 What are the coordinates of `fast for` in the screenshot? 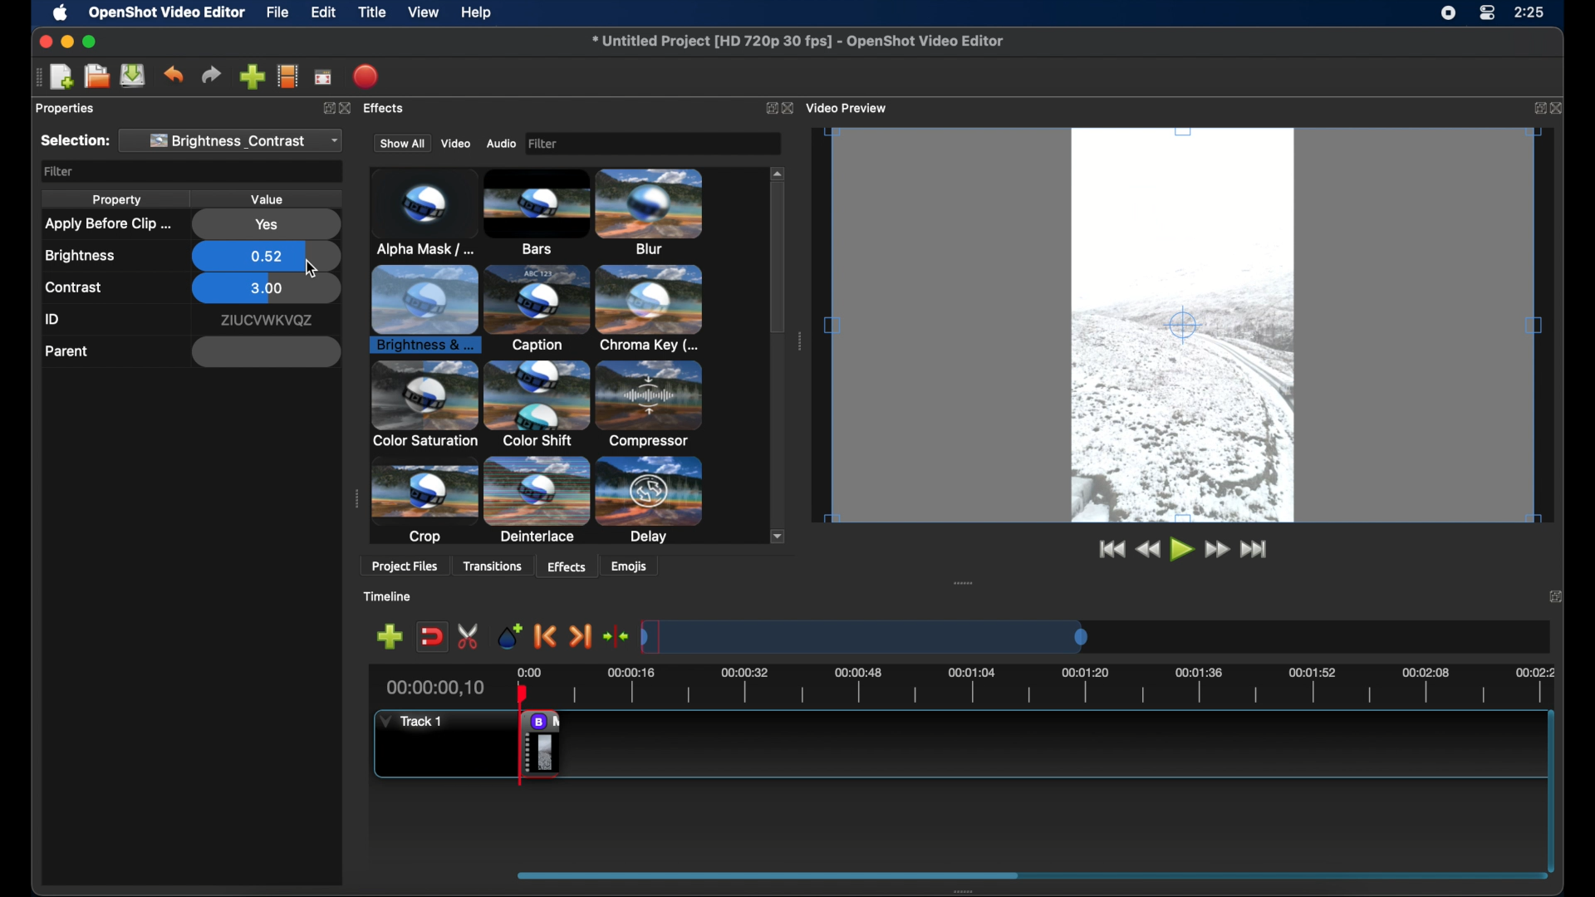 It's located at (1217, 551).